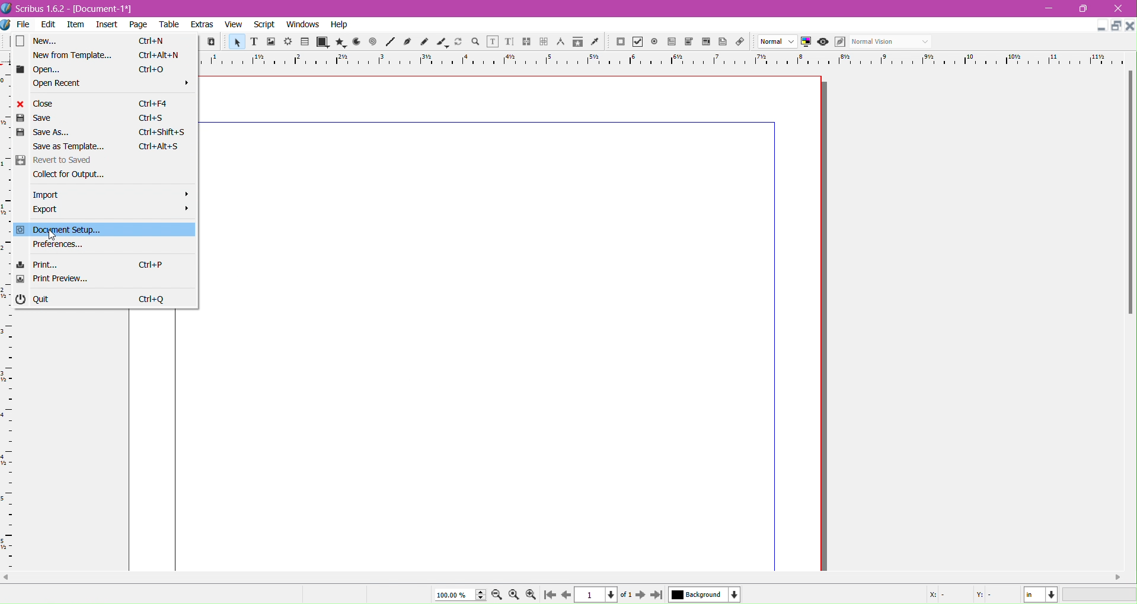  What do you see at coordinates (55, 230) in the screenshot?
I see `document setup` at bounding box center [55, 230].